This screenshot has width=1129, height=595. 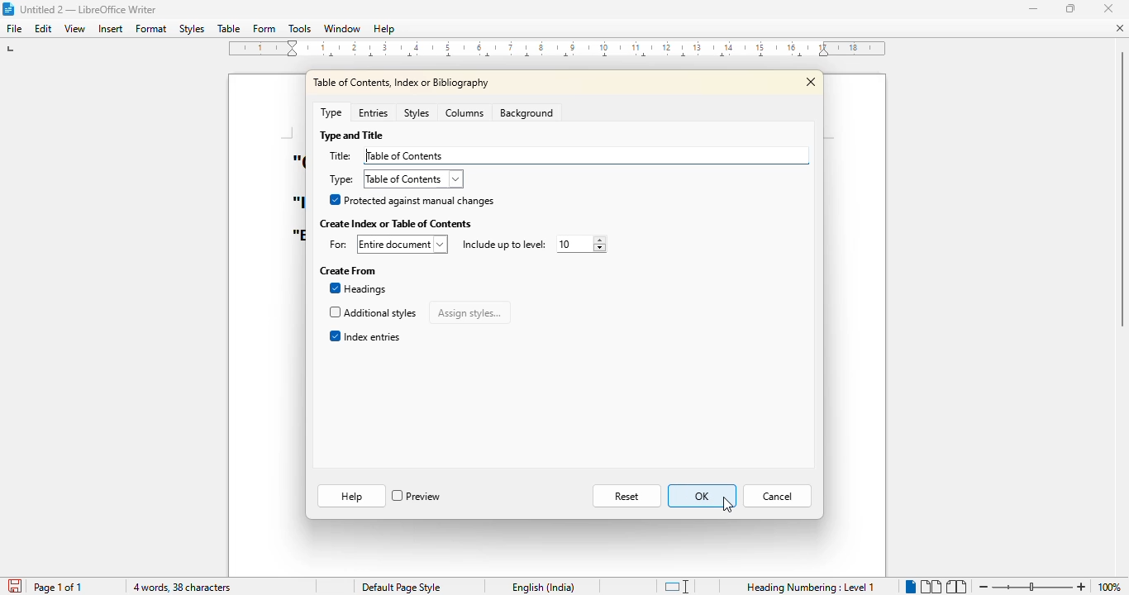 What do you see at coordinates (14, 28) in the screenshot?
I see `file` at bounding box center [14, 28].